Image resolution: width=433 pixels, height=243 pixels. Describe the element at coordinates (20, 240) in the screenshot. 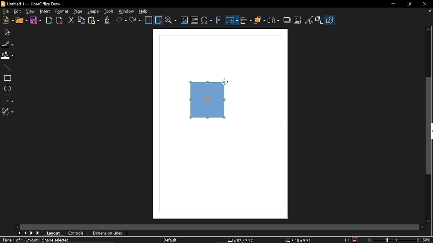

I see `Page 1 of 1 (Layout)` at that location.